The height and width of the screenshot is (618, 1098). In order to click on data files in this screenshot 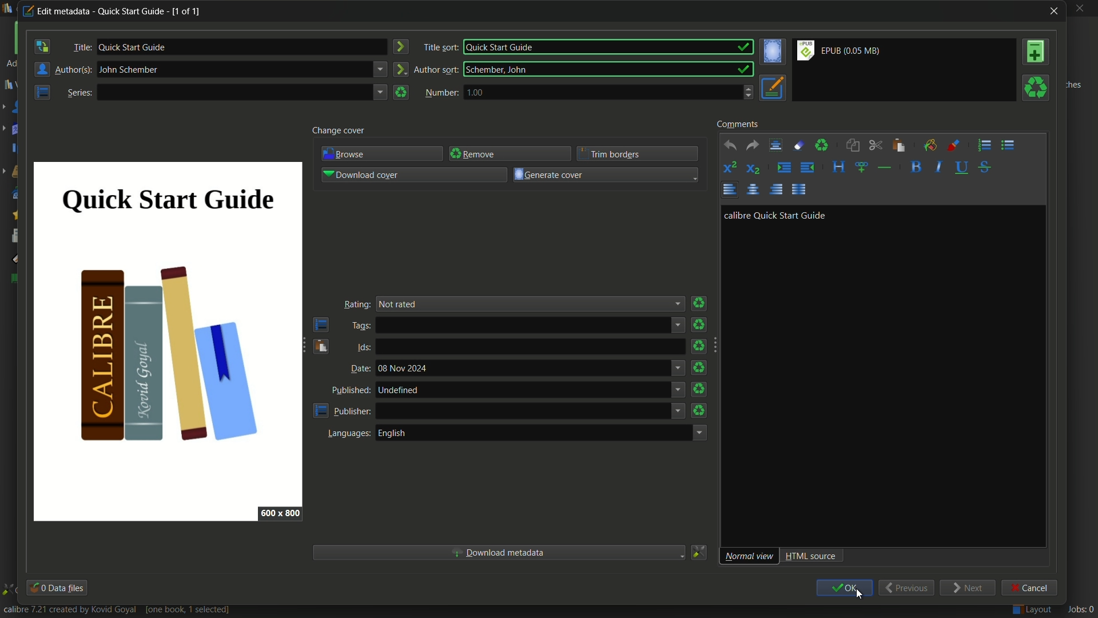, I will do `click(58, 586)`.